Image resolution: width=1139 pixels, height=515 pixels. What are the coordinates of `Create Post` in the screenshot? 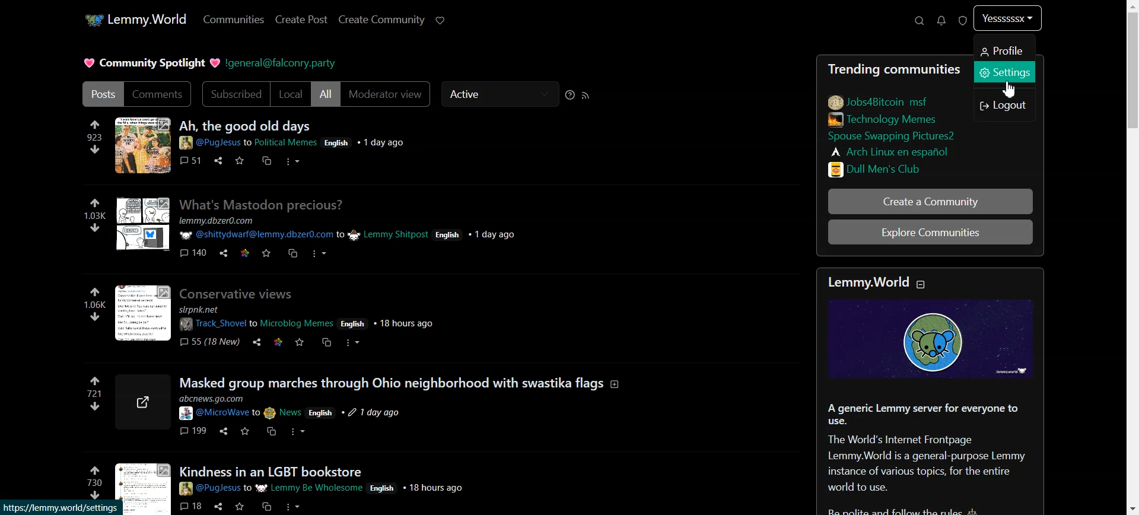 It's located at (301, 20).